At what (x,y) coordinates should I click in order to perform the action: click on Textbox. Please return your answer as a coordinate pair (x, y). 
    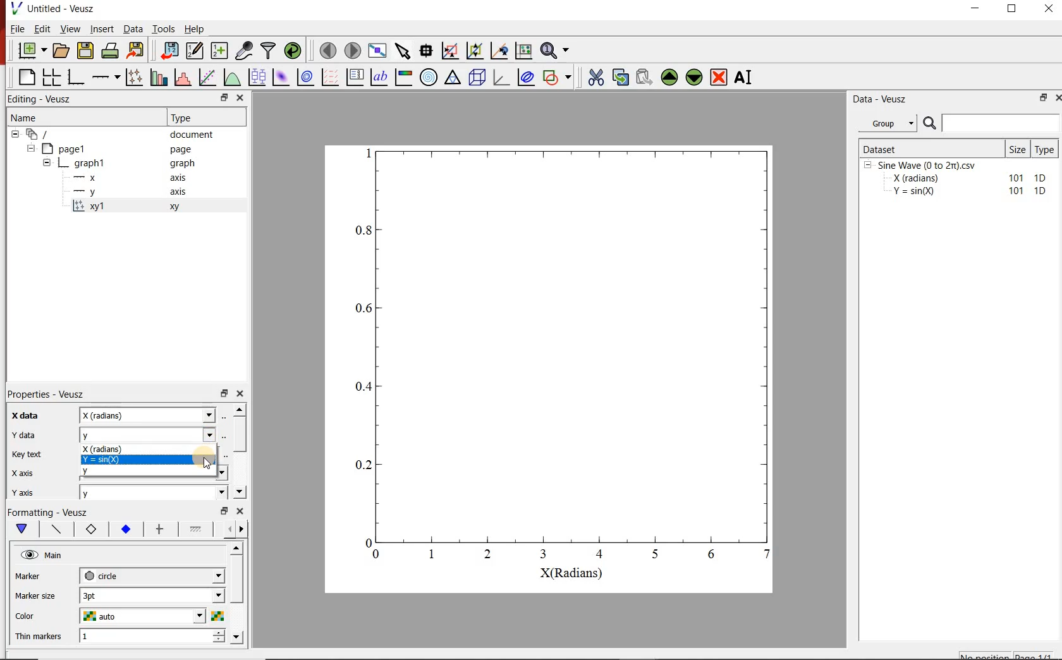
    Looking at the image, I should click on (149, 415).